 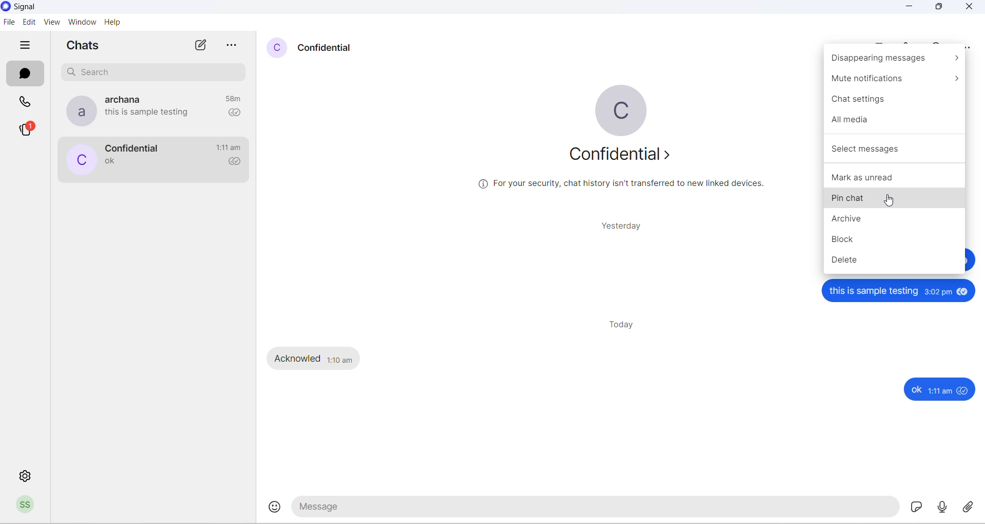 I want to click on settings, so click(x=26, y=476).